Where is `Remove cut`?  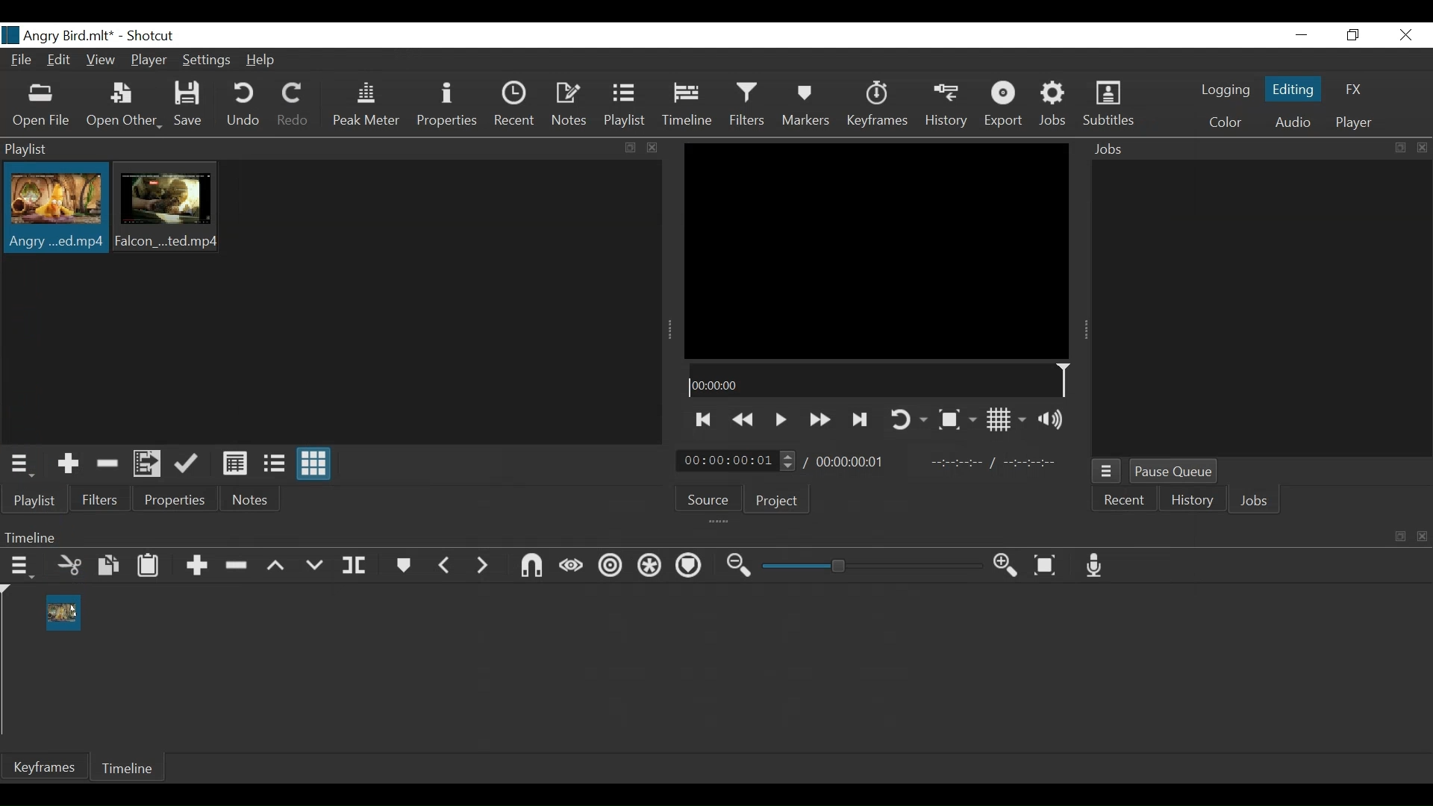 Remove cut is located at coordinates (107, 466).